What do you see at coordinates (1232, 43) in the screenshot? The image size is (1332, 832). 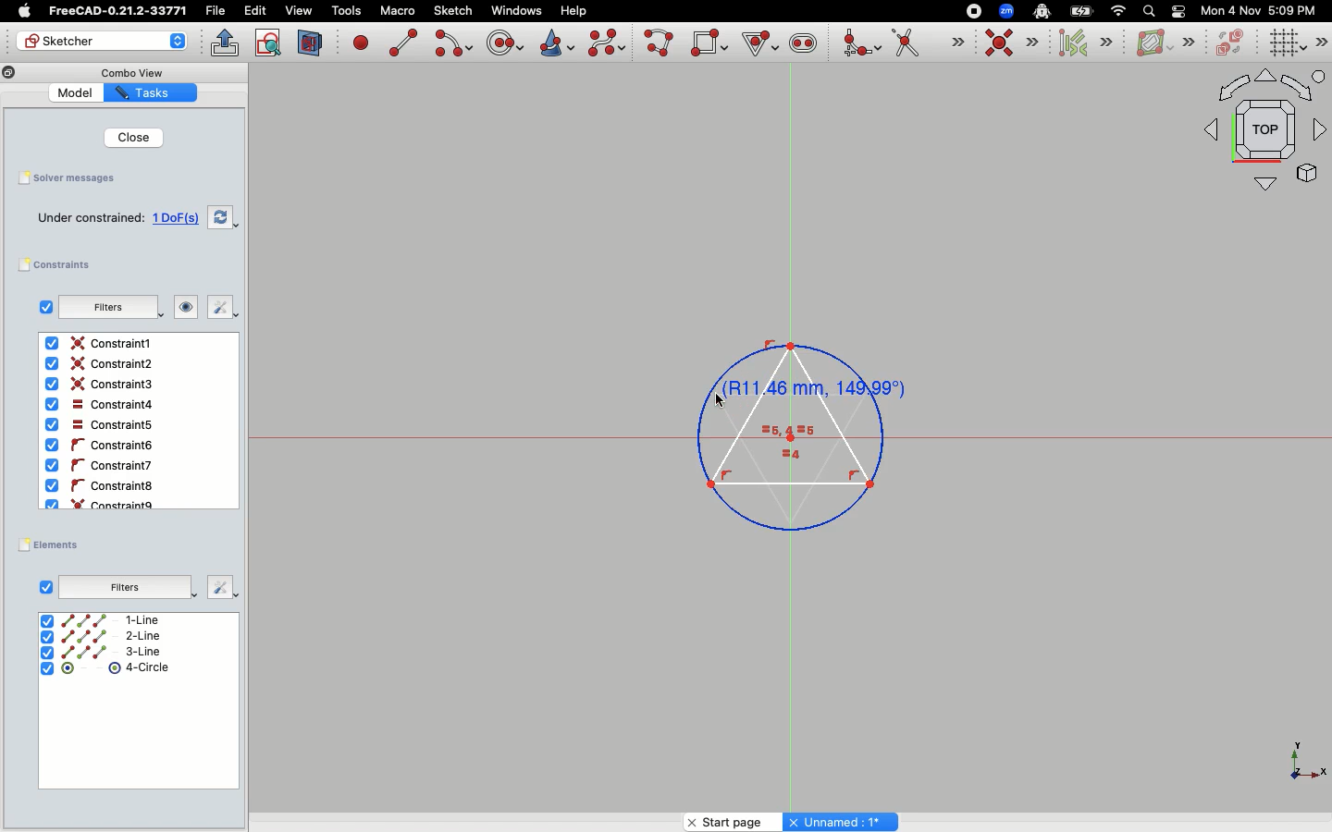 I see `Switch virtual space` at bounding box center [1232, 43].